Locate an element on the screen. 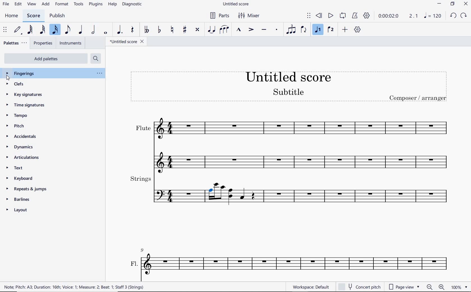  clefs is located at coordinates (20, 84).